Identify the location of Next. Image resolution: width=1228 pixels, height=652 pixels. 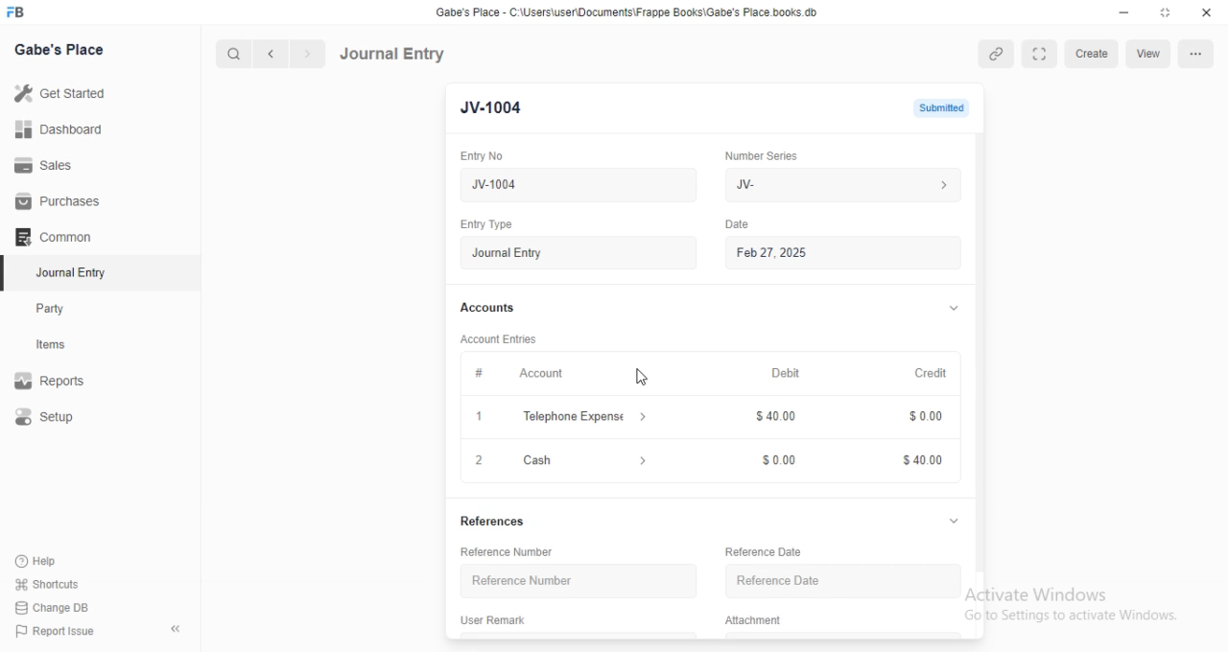
(306, 54).